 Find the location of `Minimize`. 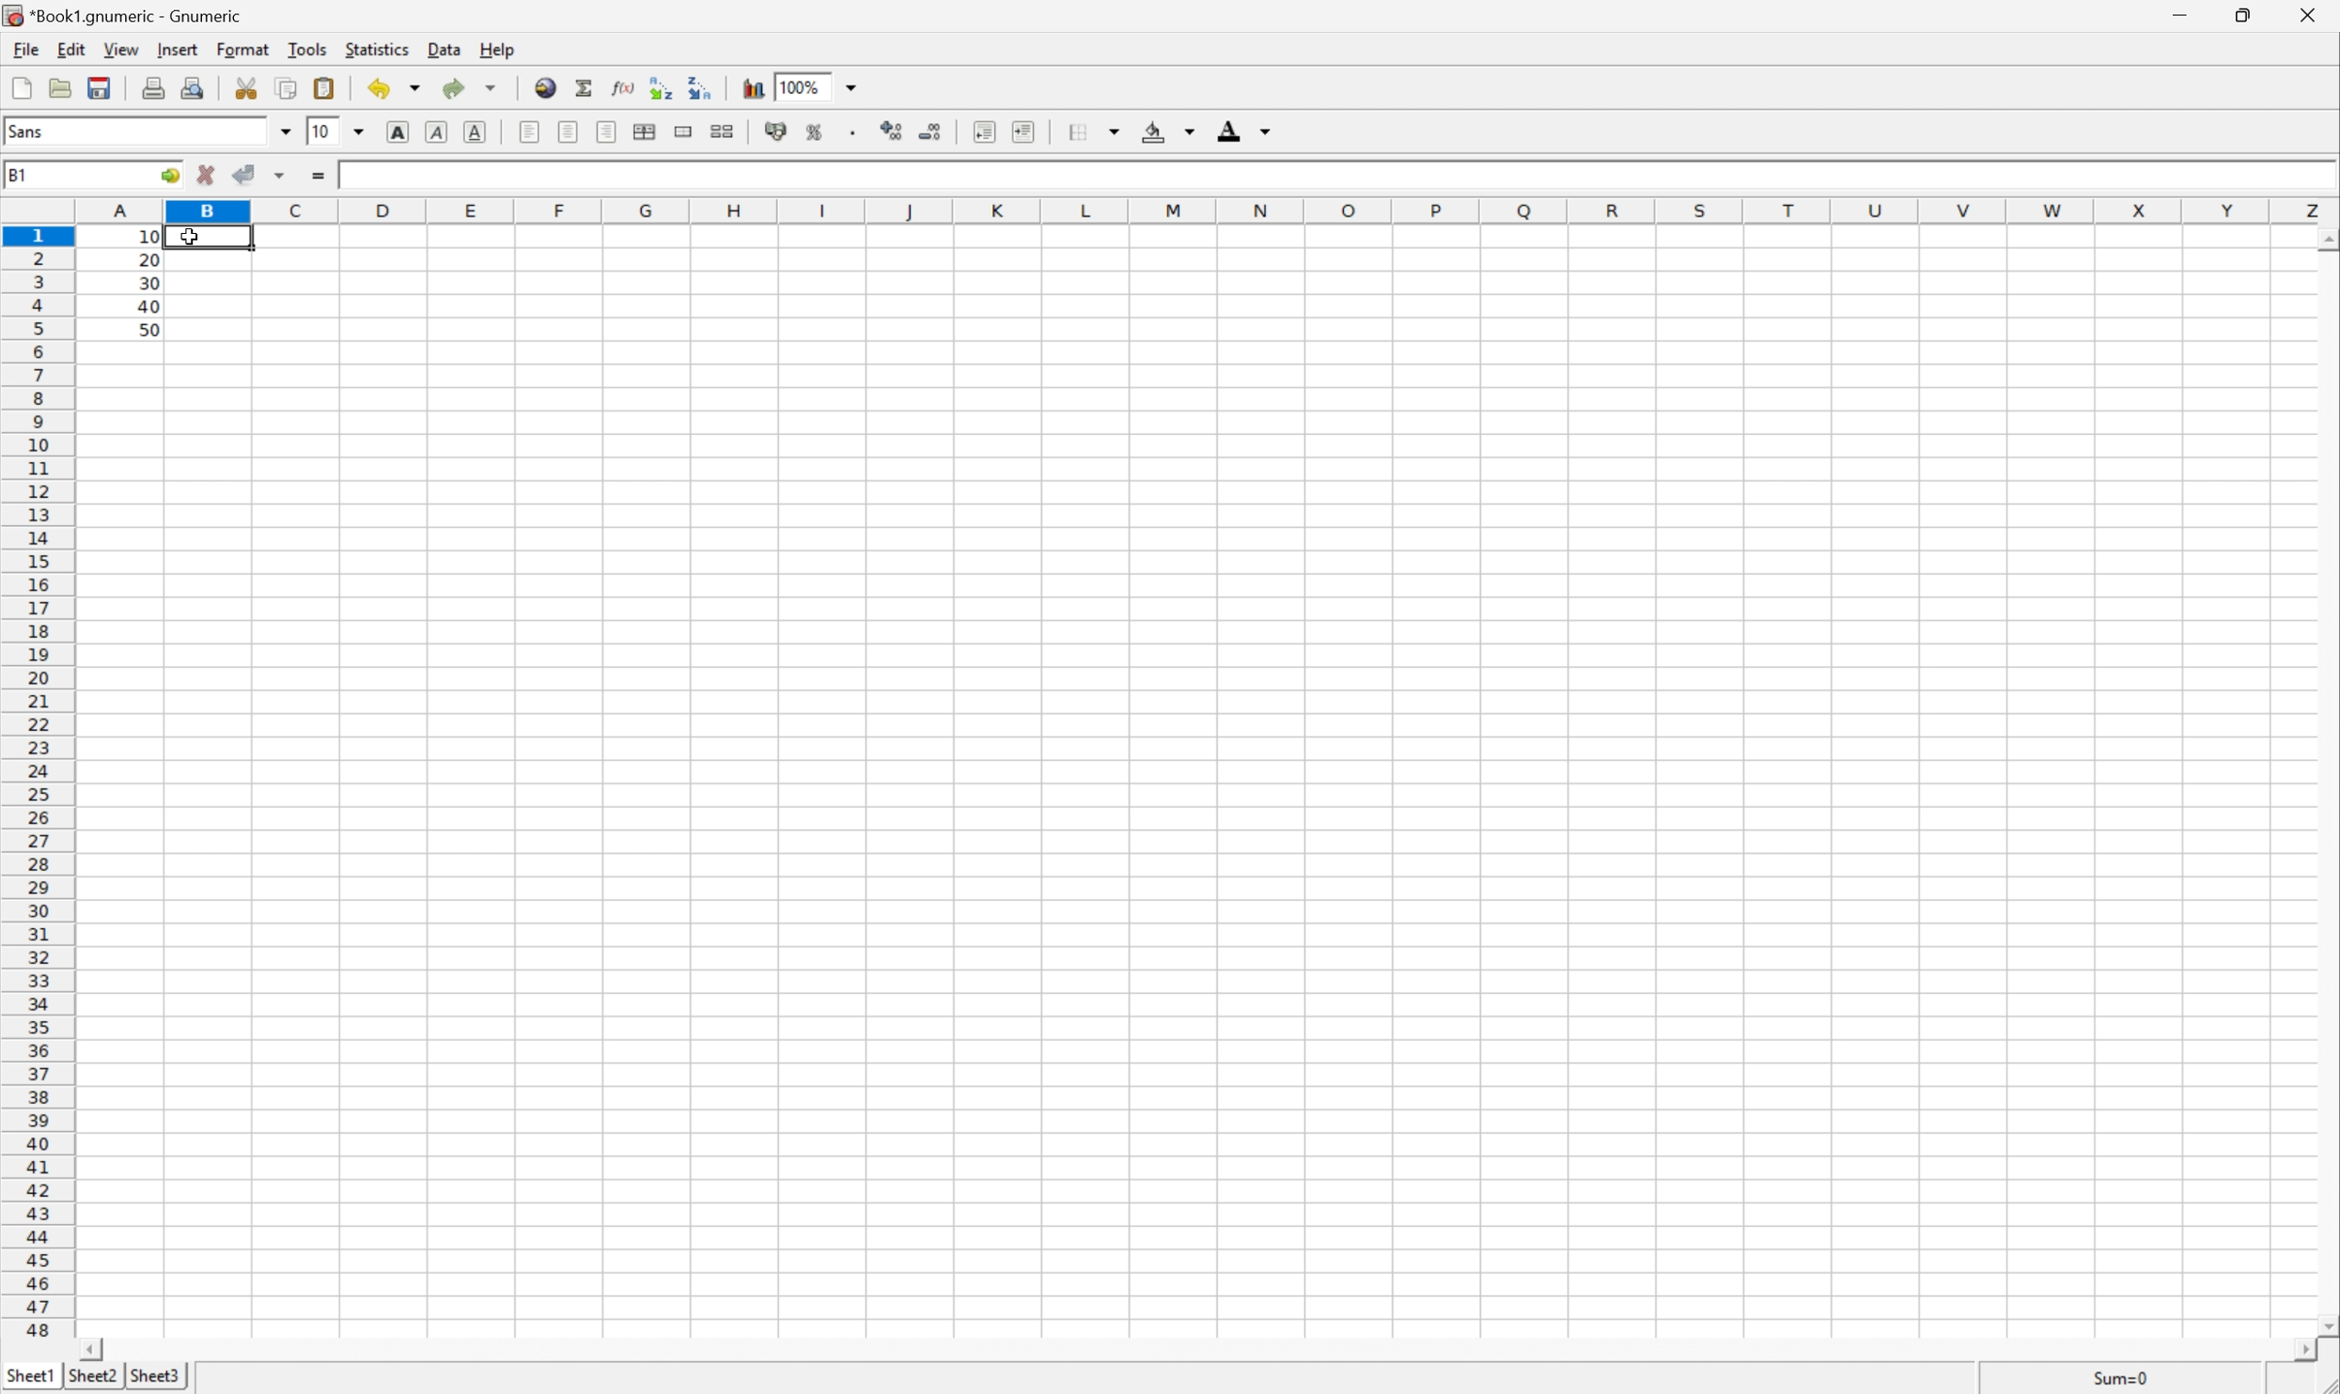

Minimize is located at coordinates (2174, 12).